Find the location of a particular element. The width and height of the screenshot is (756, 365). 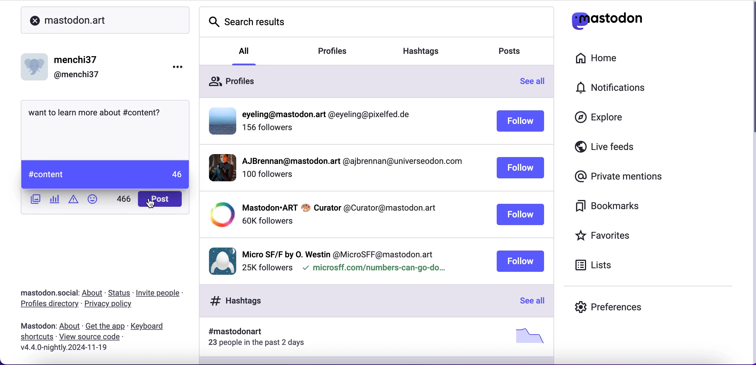

profile is located at coordinates (338, 253).